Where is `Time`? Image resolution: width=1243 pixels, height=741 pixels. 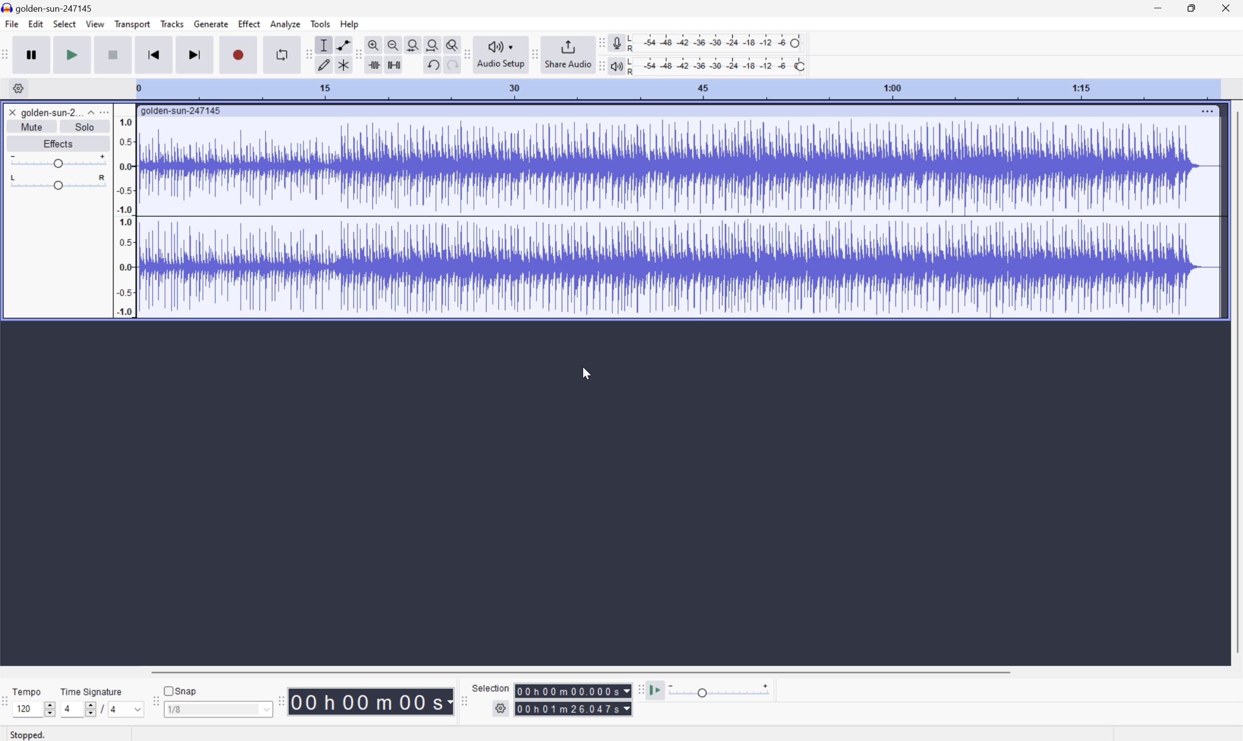 Time is located at coordinates (371, 701).